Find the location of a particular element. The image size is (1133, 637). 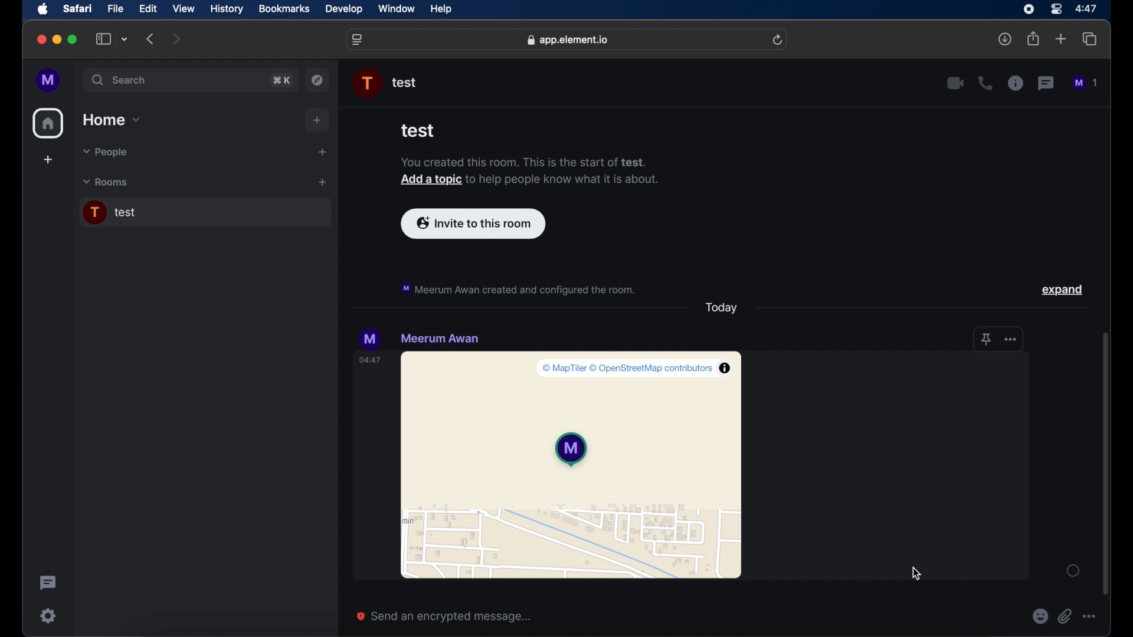

show sidebar is located at coordinates (103, 40).